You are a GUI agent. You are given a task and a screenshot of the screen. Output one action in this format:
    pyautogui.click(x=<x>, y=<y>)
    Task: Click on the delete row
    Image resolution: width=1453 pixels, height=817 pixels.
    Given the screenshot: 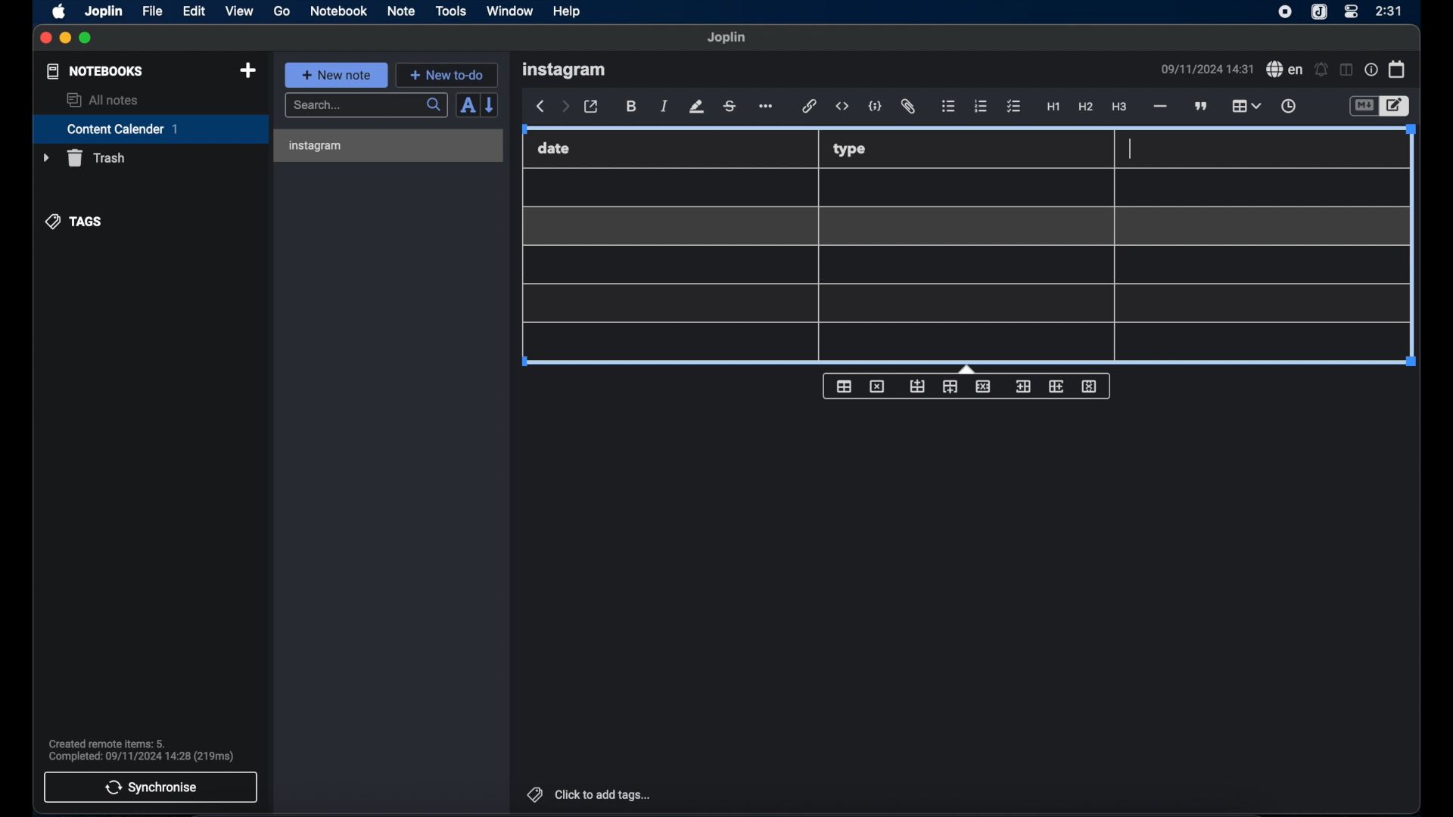 What is the action you would take?
    pyautogui.click(x=982, y=386)
    